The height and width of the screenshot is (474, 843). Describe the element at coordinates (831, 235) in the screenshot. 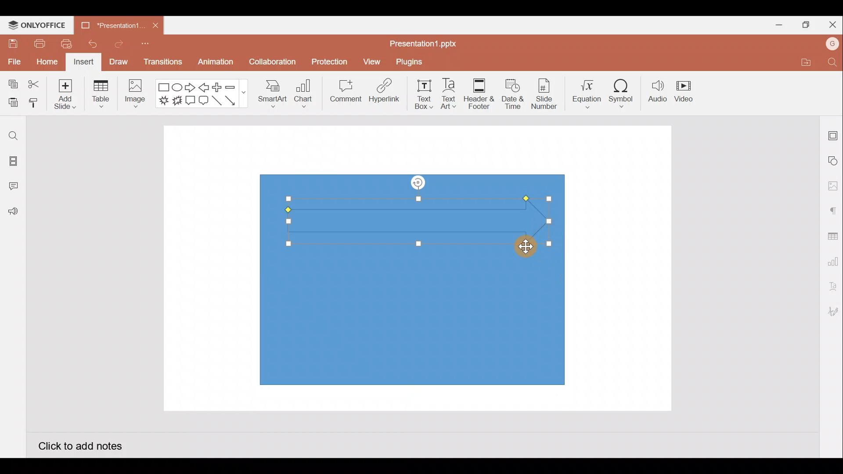

I see `Table settings` at that location.